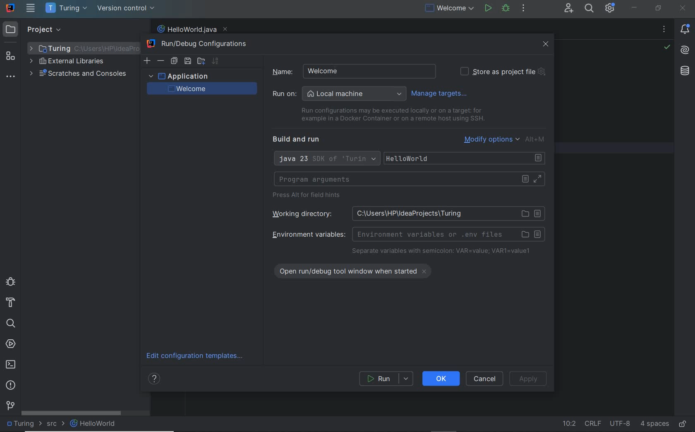 This screenshot has width=695, height=432. Describe the element at coordinates (55, 425) in the screenshot. I see `src` at that location.